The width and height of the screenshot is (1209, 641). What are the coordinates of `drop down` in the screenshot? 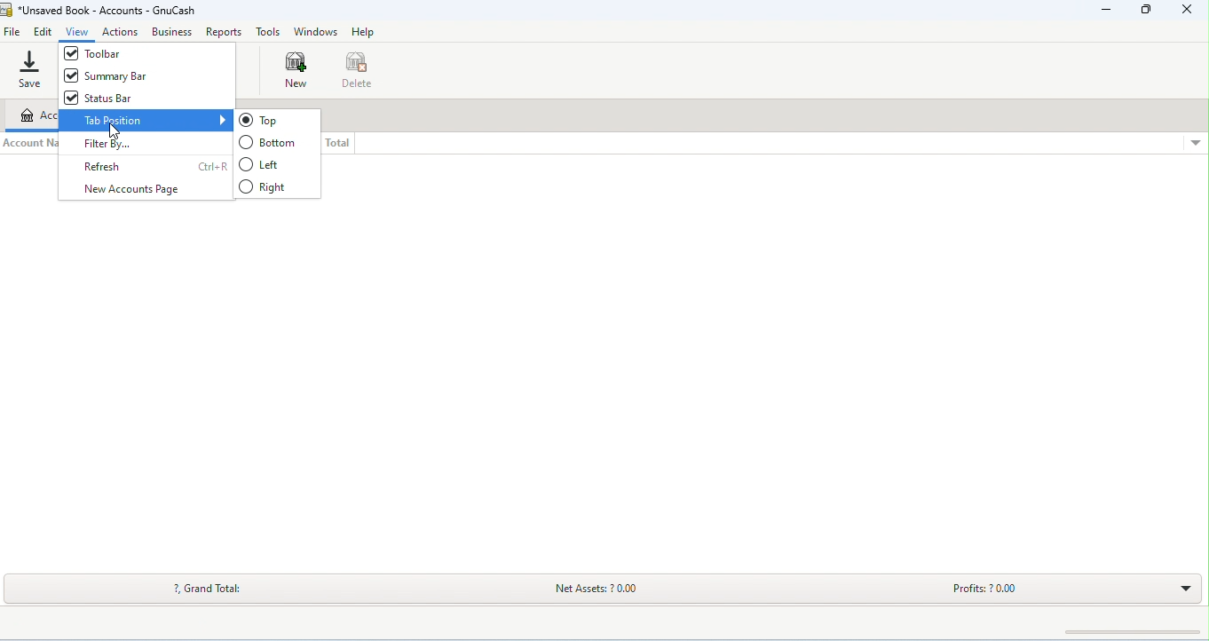 It's located at (1194, 143).